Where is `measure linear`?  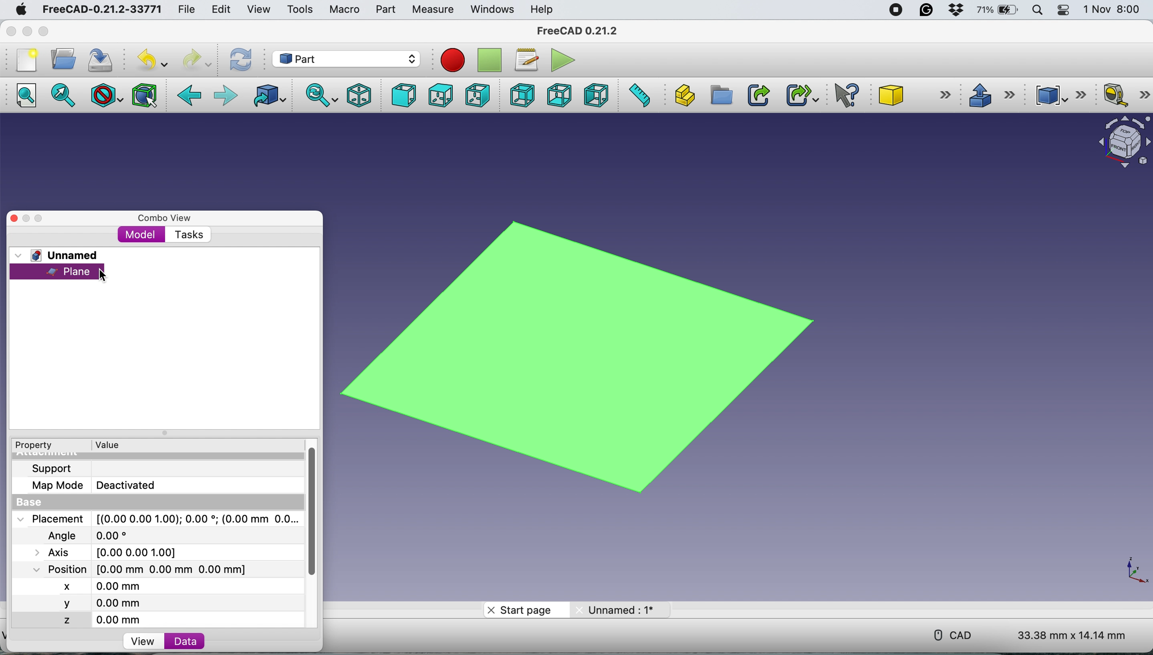 measure linear is located at coordinates (1125, 94).